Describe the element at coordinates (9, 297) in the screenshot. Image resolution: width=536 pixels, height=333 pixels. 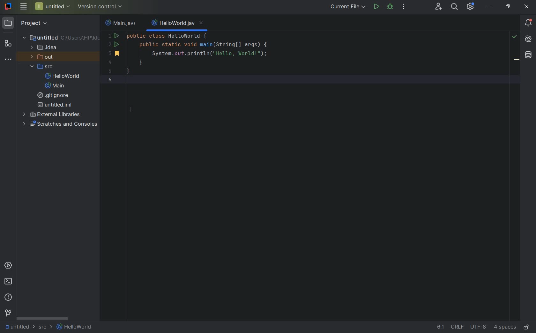
I see `problems` at that location.